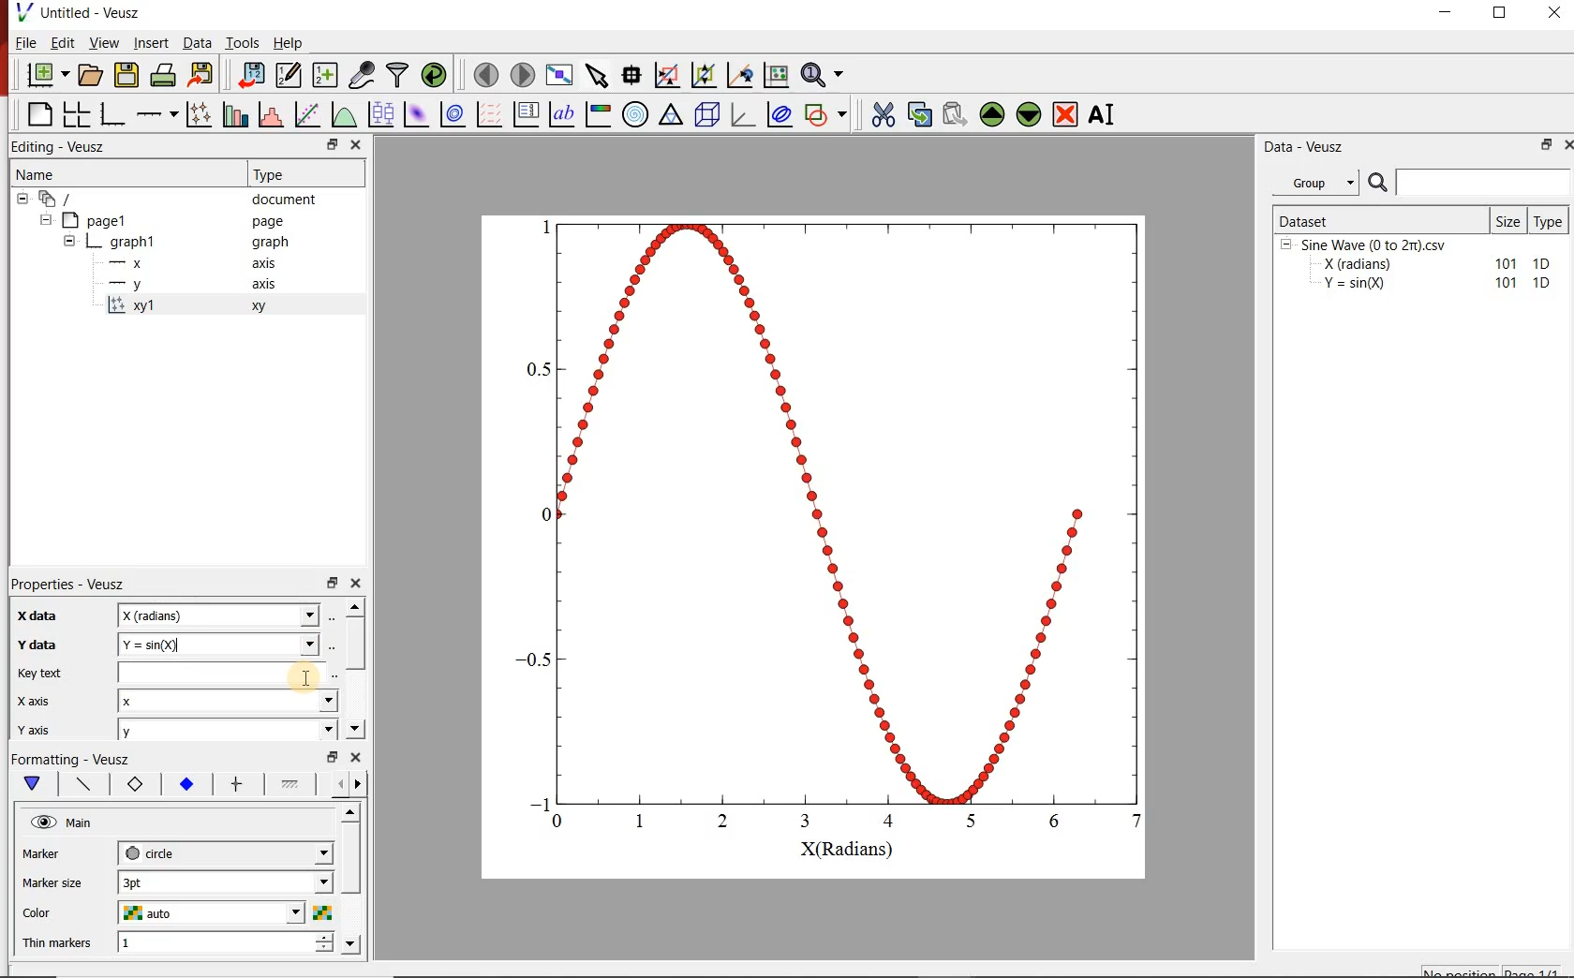 The image size is (1574, 978). I want to click on plot a vector field, so click(490, 113).